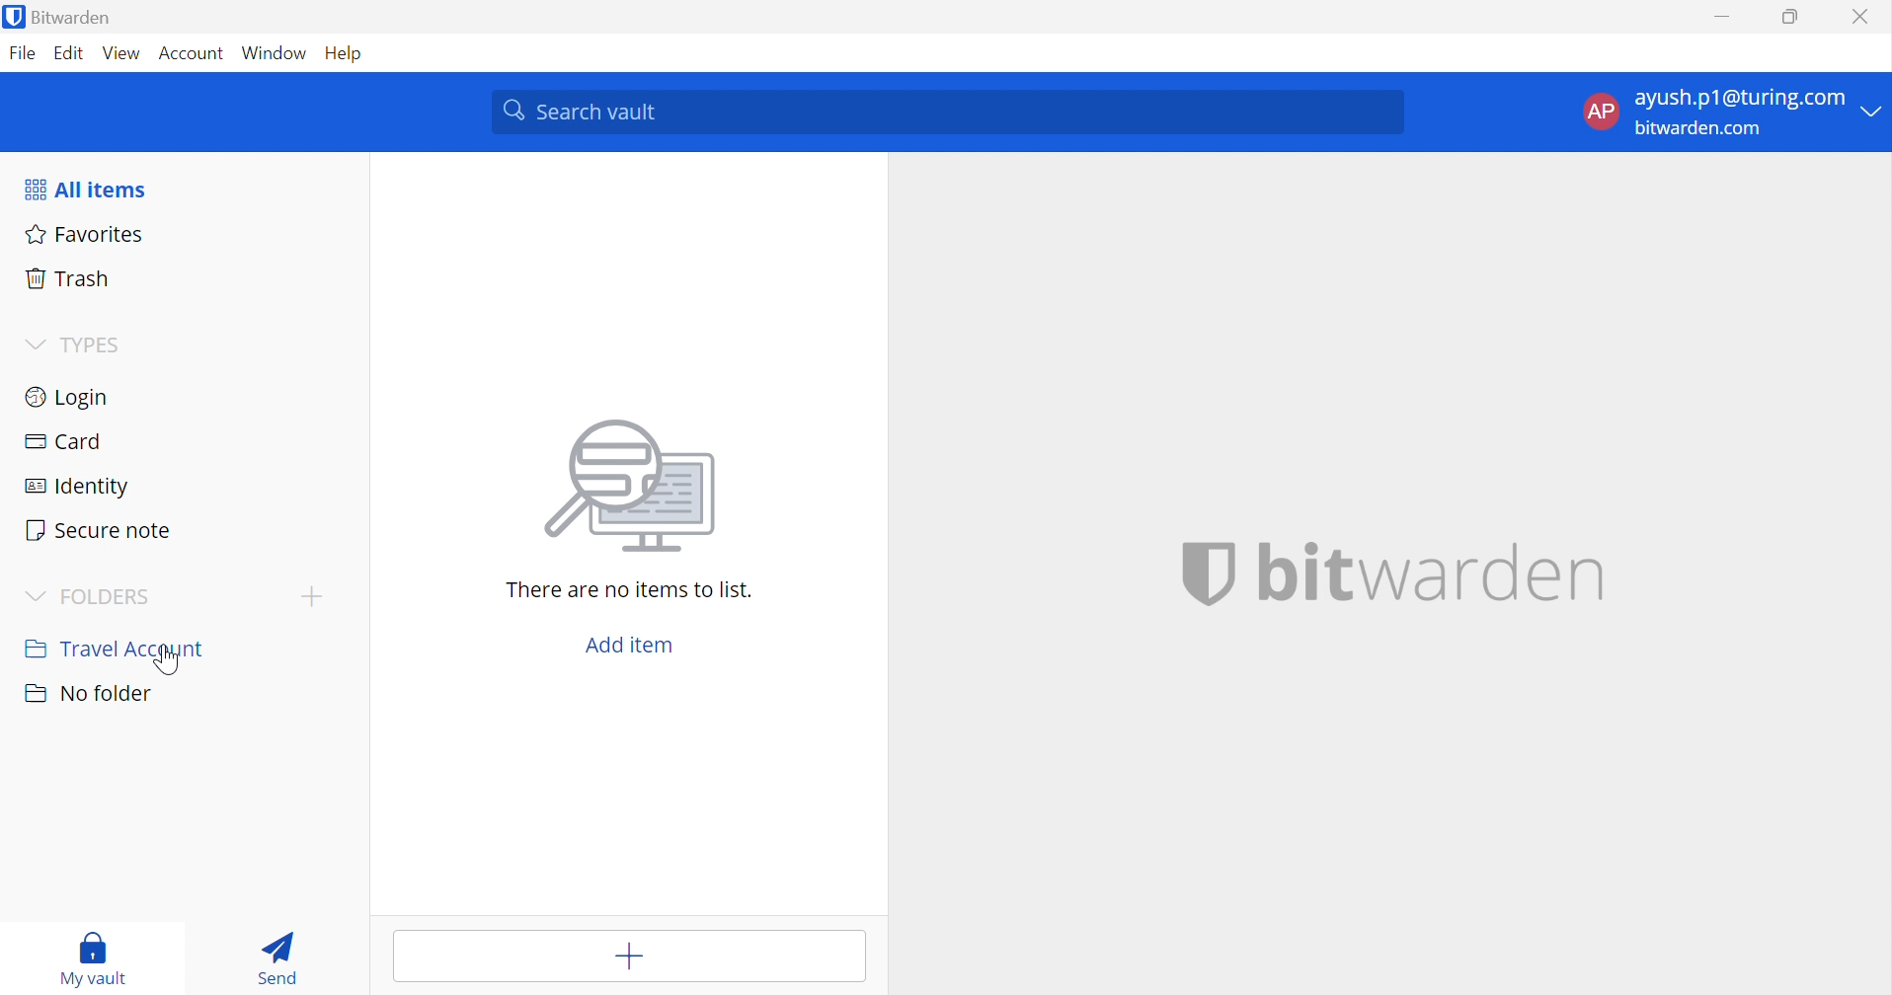  What do you see at coordinates (175, 660) in the screenshot?
I see `cursor` at bounding box center [175, 660].